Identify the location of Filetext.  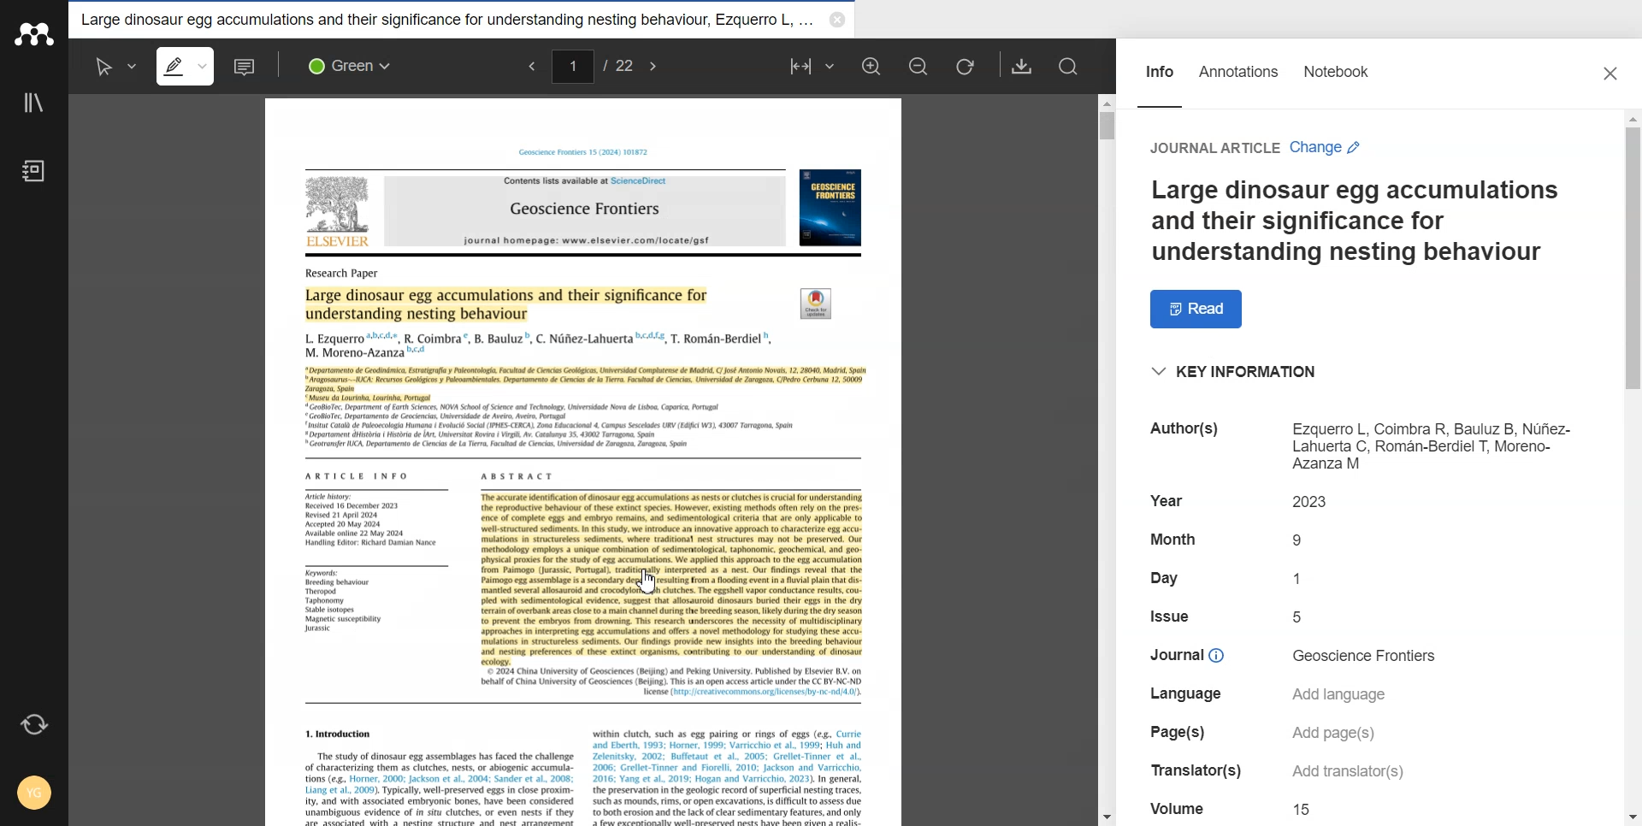
(1179, 806).